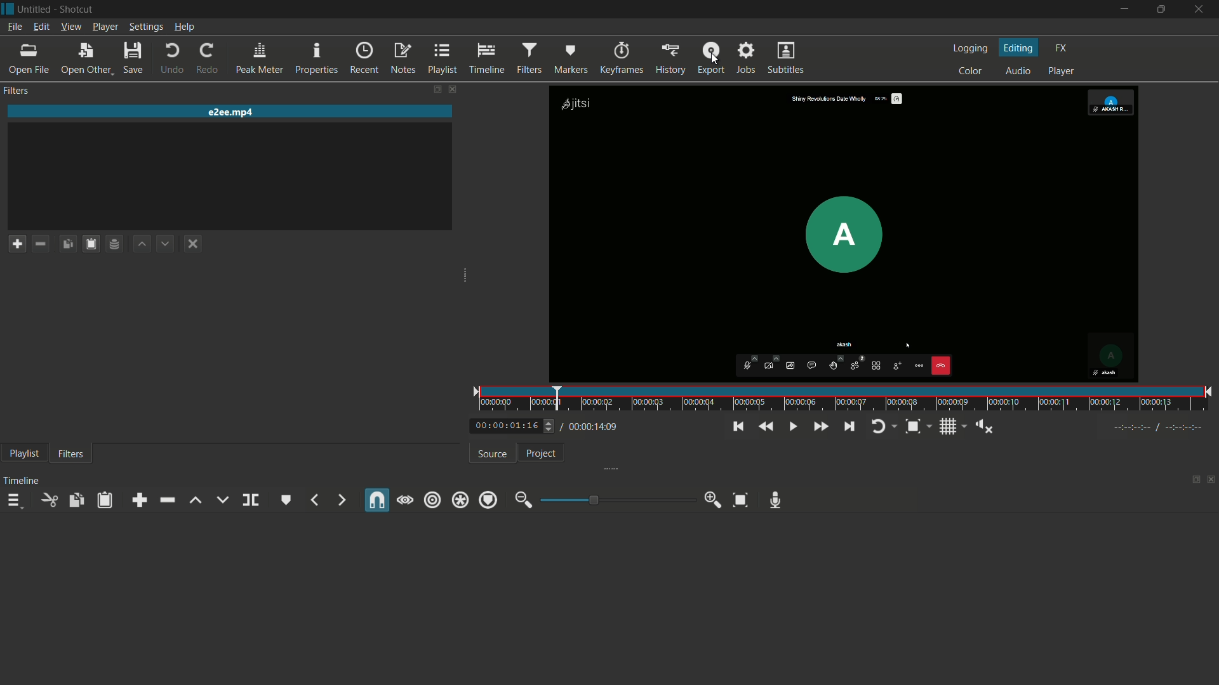  What do you see at coordinates (622, 59) in the screenshot?
I see `keyframes` at bounding box center [622, 59].